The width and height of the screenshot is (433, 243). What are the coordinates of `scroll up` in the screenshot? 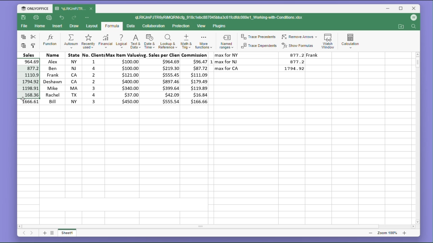 It's located at (417, 54).